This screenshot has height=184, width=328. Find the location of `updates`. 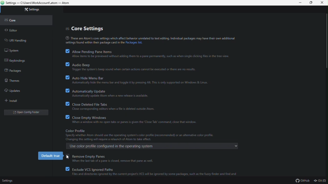

updates is located at coordinates (14, 91).